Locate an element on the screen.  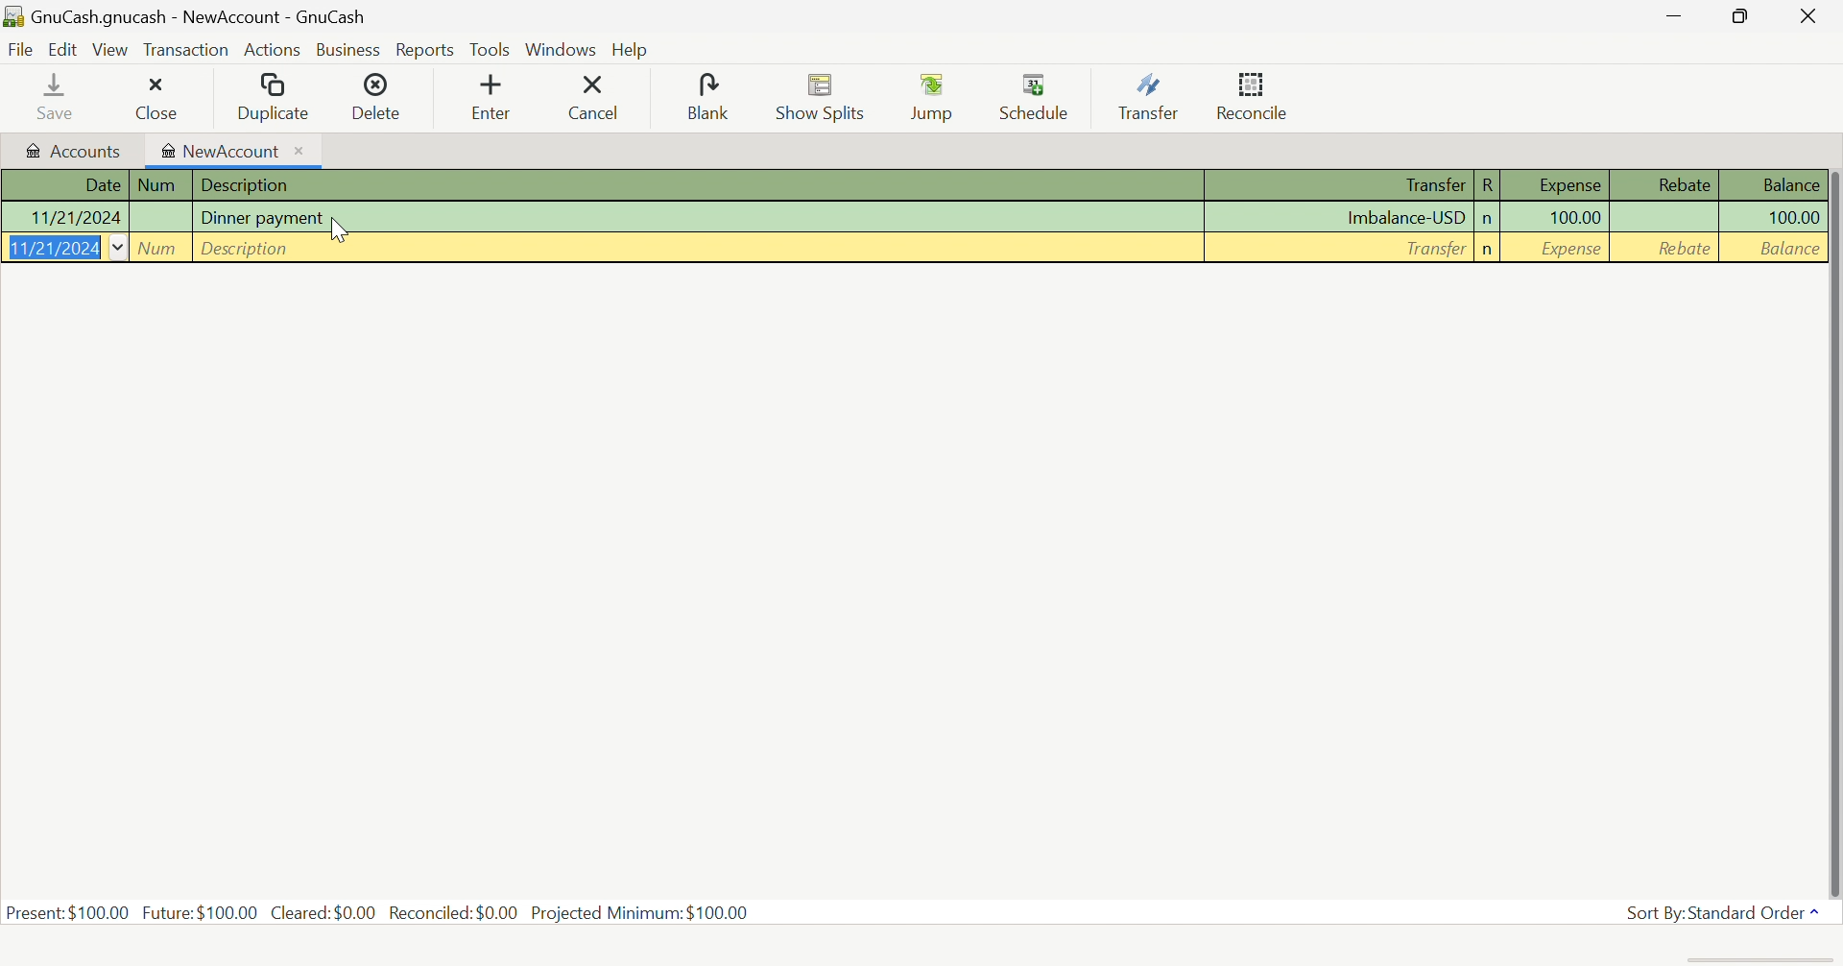
Dinner Payment is located at coordinates (261, 220).